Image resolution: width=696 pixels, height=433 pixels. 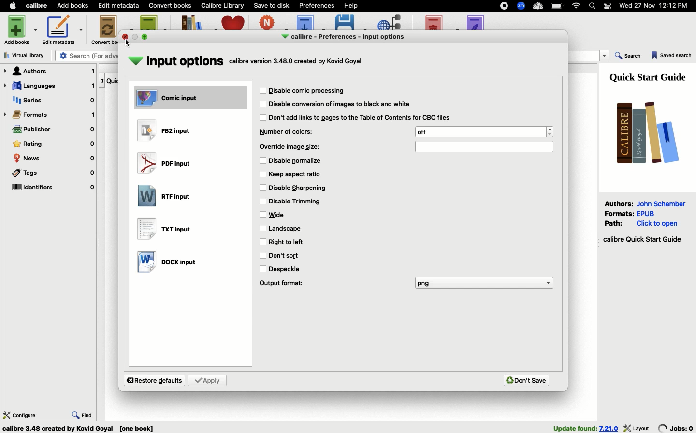 I want to click on Languages, so click(x=49, y=87).